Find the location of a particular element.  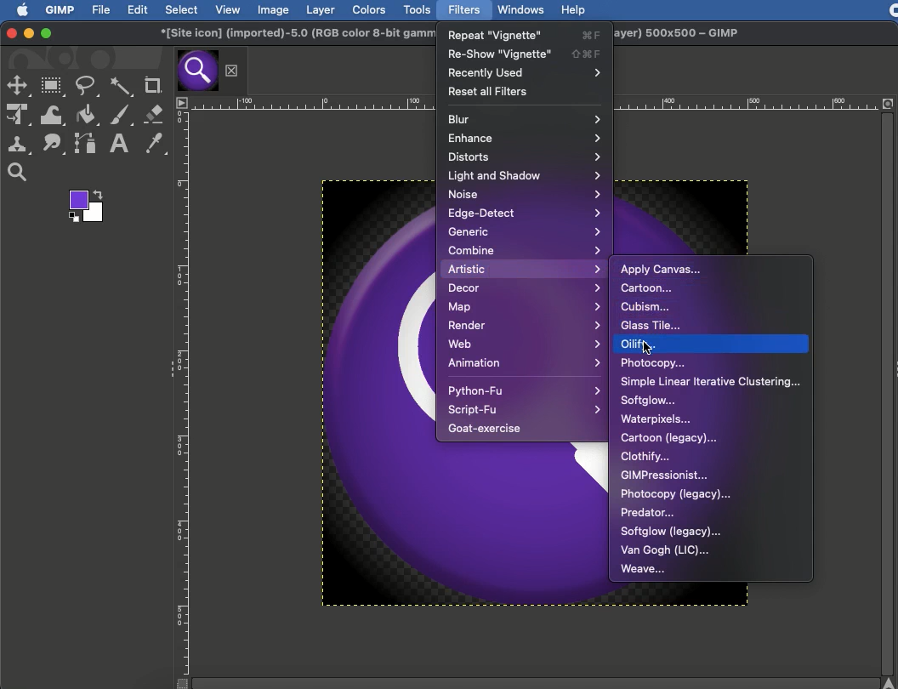

File is located at coordinates (102, 10).